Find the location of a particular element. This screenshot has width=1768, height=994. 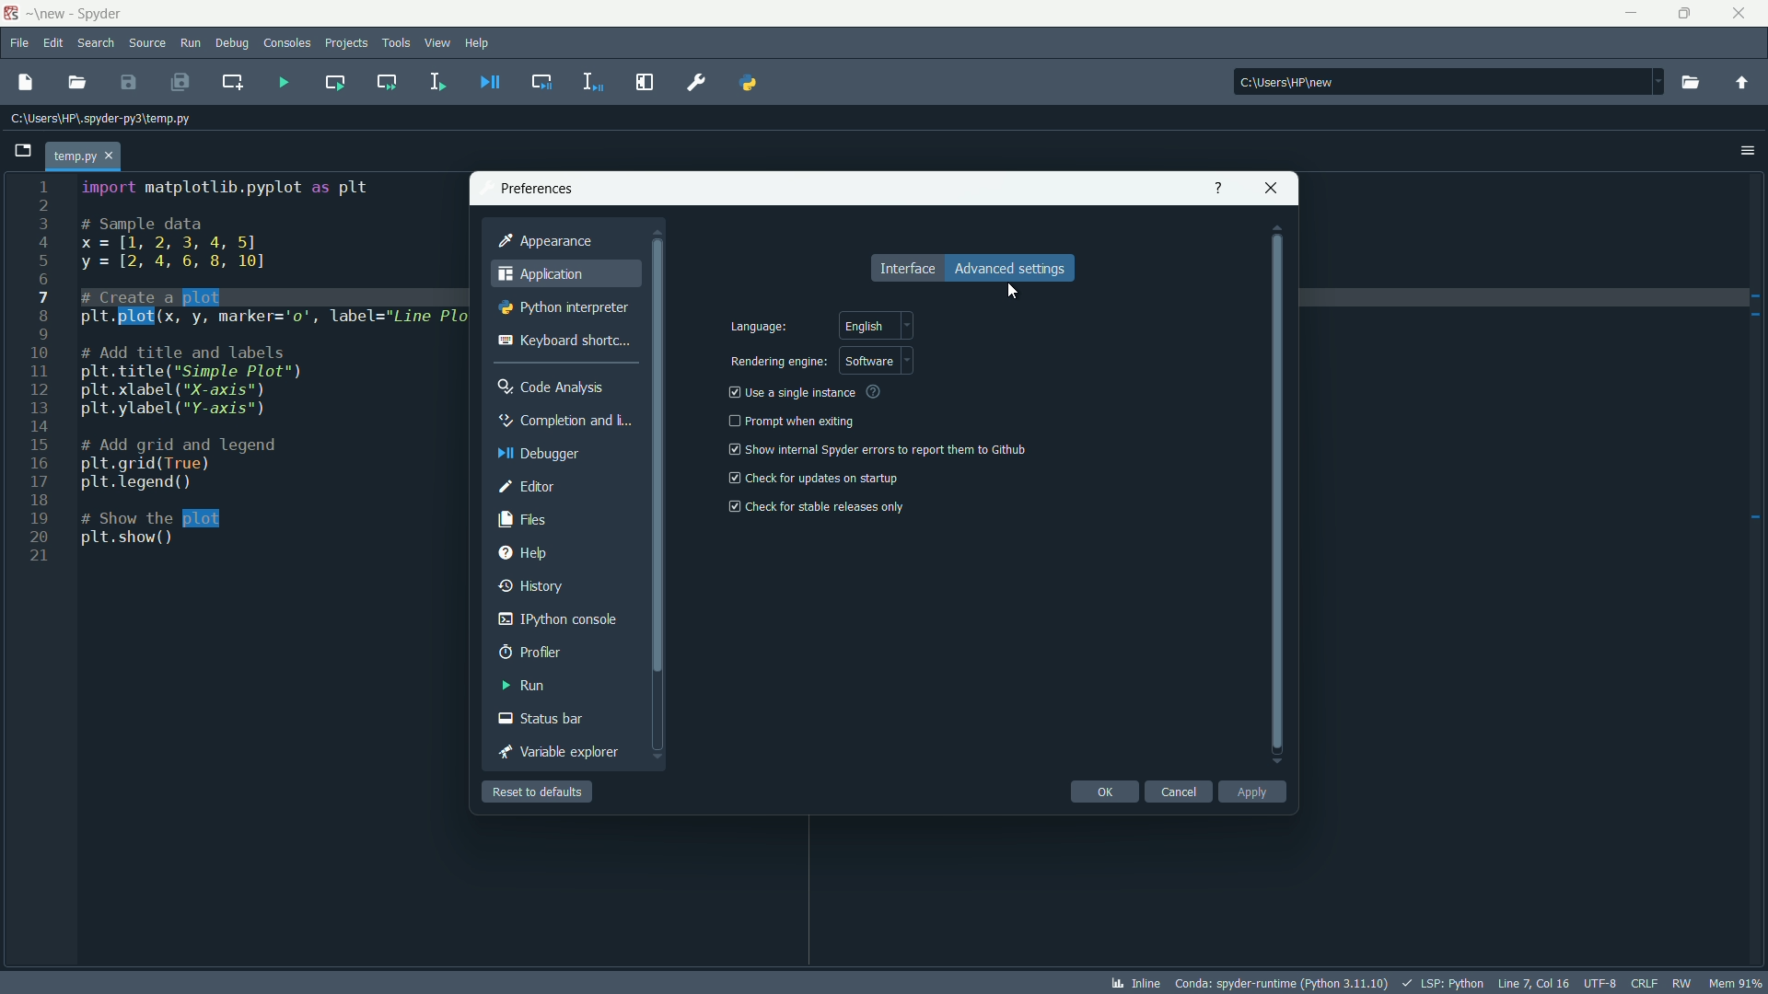

python interpreter is located at coordinates (562, 307).